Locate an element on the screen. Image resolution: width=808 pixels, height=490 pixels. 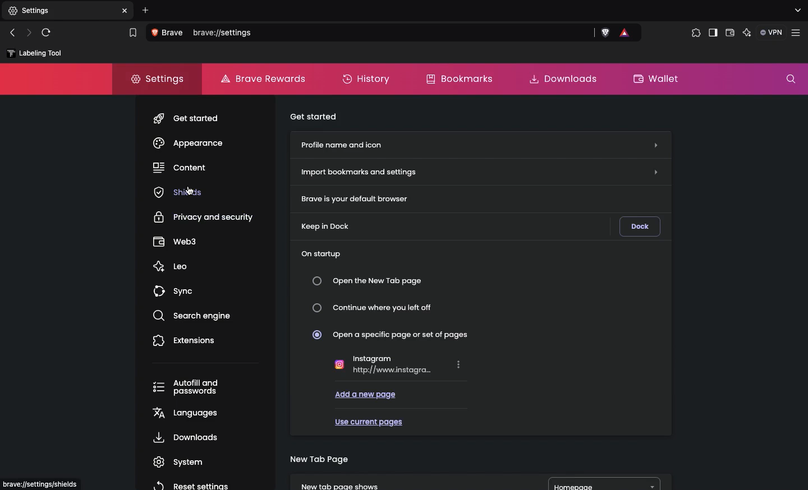
Get started is located at coordinates (190, 118).